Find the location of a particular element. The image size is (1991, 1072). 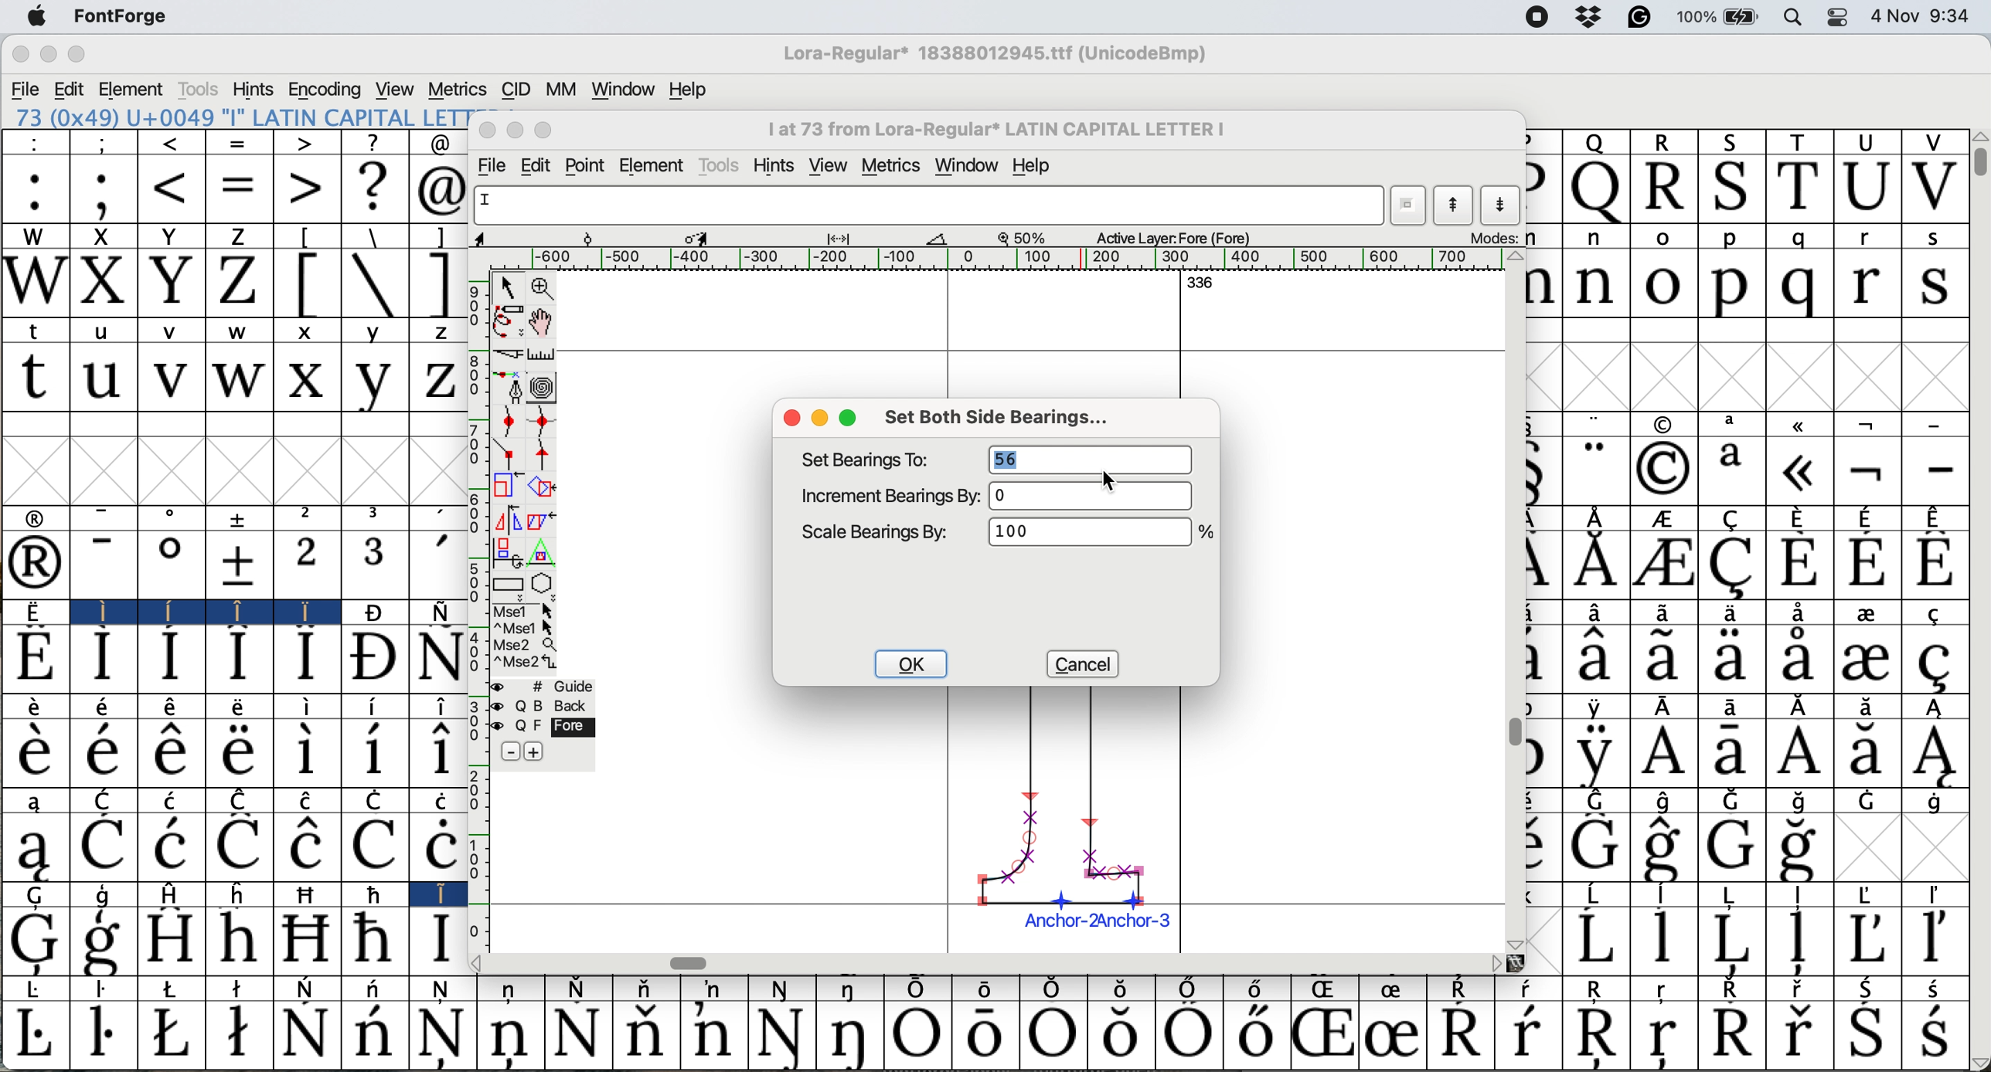

3 is located at coordinates (376, 565).